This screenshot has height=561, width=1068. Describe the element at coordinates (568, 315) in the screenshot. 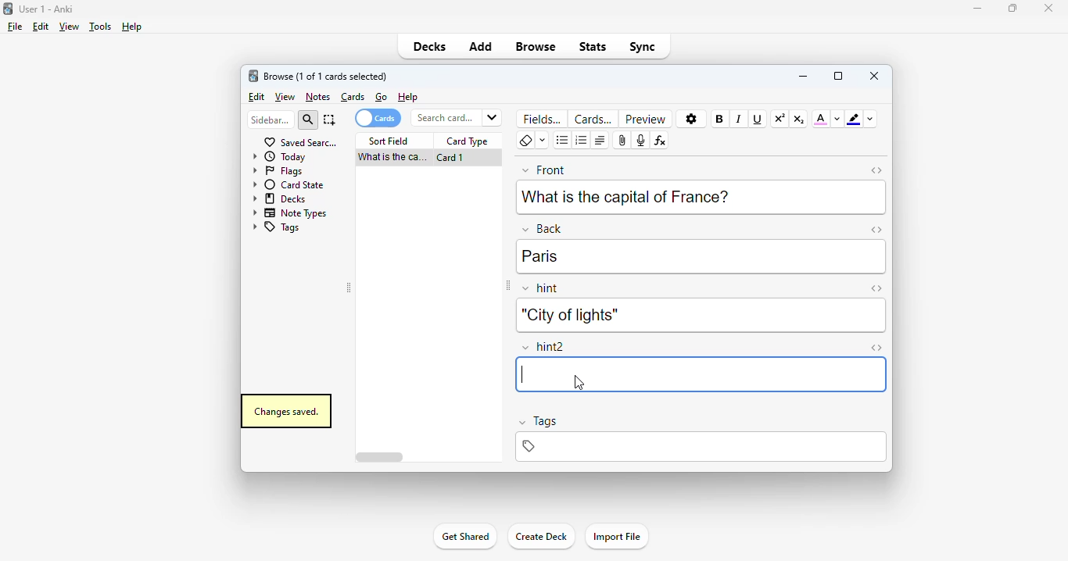

I see `city of lights` at that location.